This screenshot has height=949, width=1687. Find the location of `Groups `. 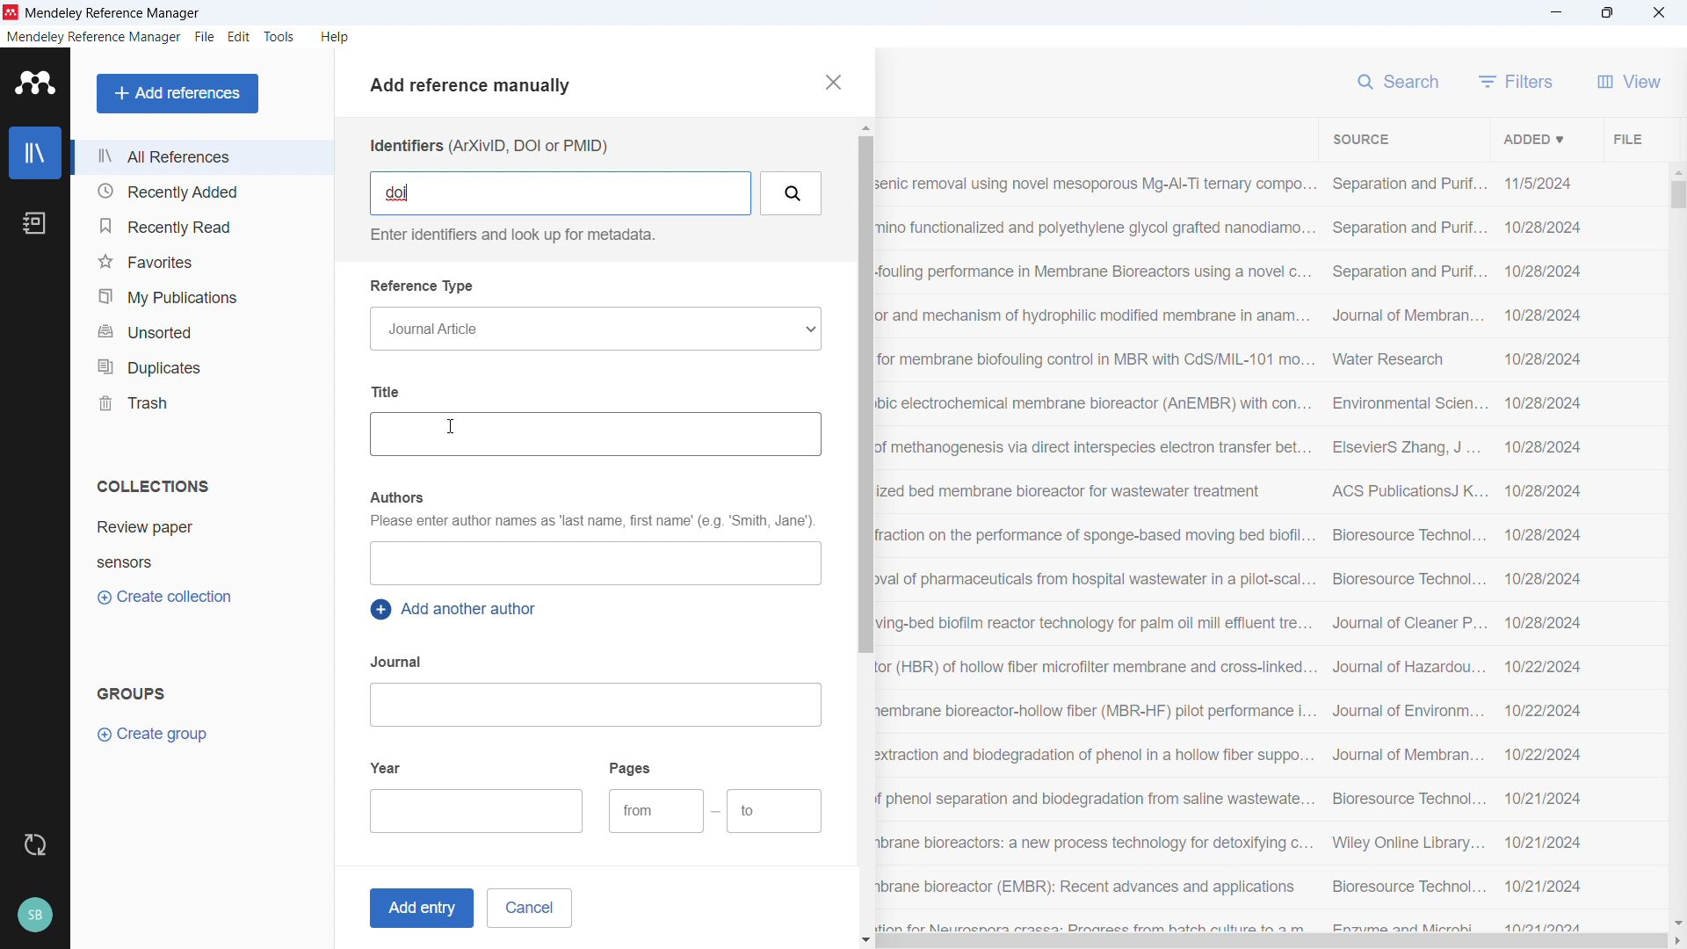

Groups  is located at coordinates (132, 692).